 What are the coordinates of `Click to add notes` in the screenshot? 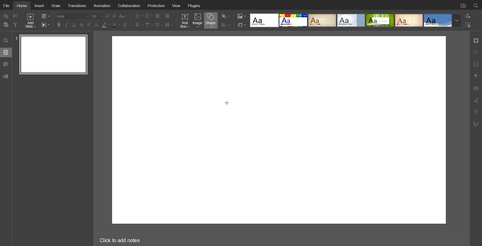 It's located at (119, 239).